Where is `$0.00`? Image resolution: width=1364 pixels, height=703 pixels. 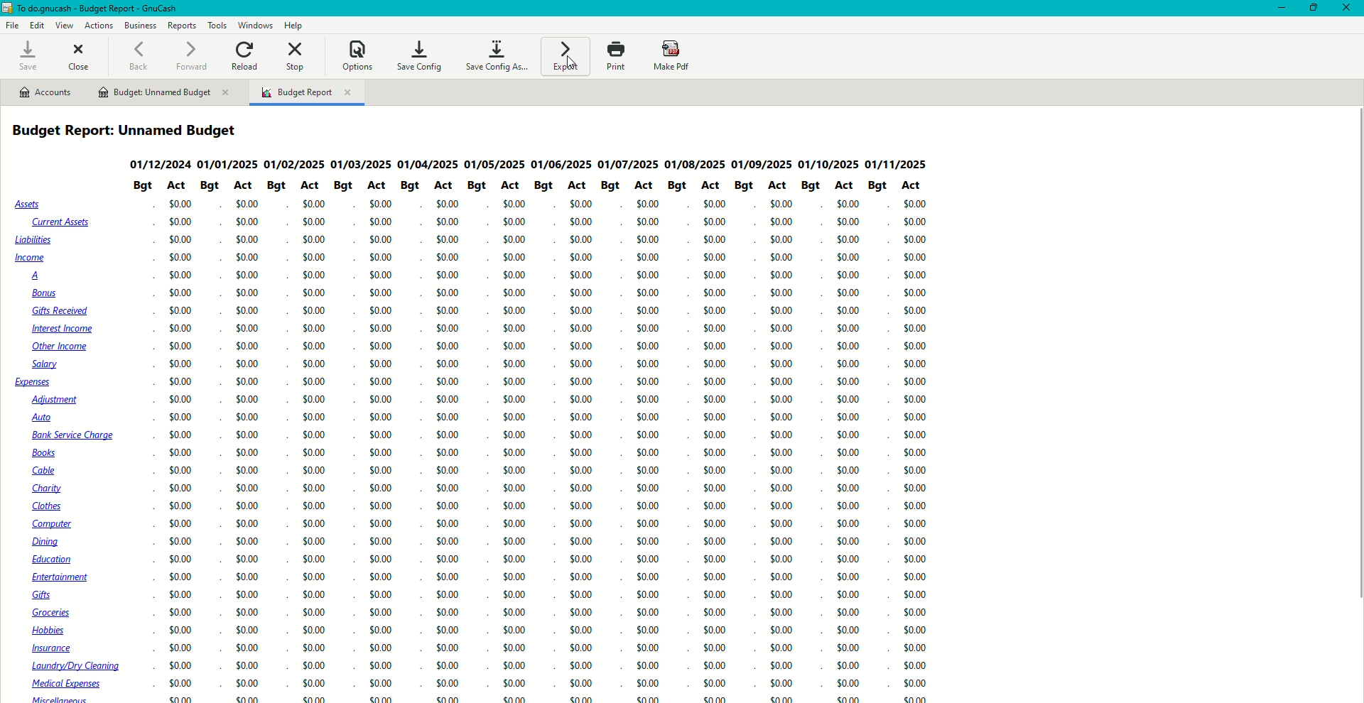
$0.00 is located at coordinates (379, 256).